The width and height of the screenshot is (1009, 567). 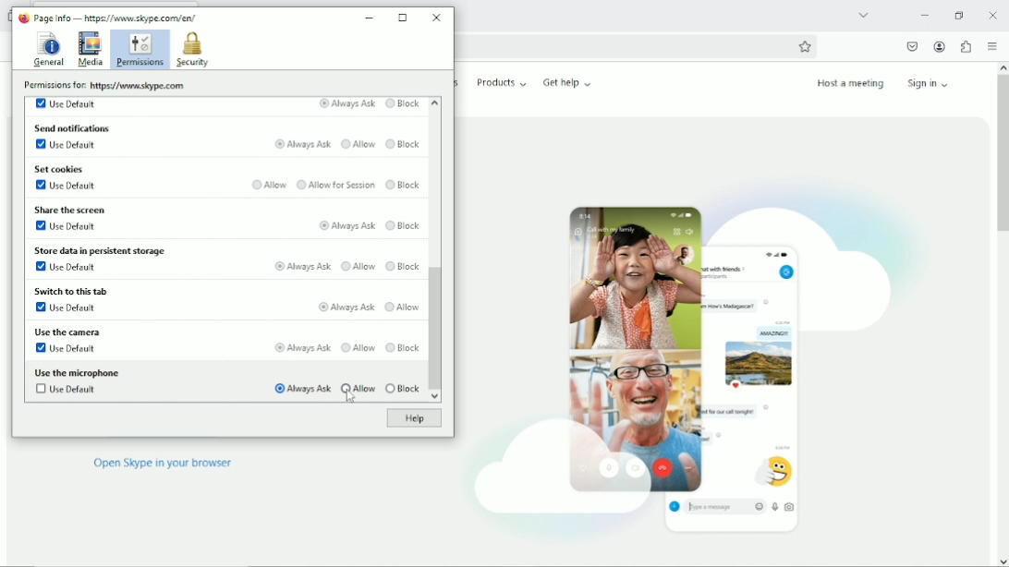 I want to click on General, so click(x=47, y=50).